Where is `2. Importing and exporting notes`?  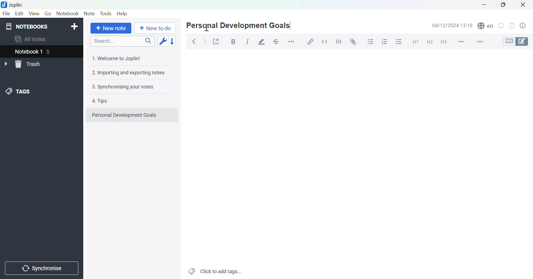 2. Importing and exporting notes is located at coordinates (128, 73).